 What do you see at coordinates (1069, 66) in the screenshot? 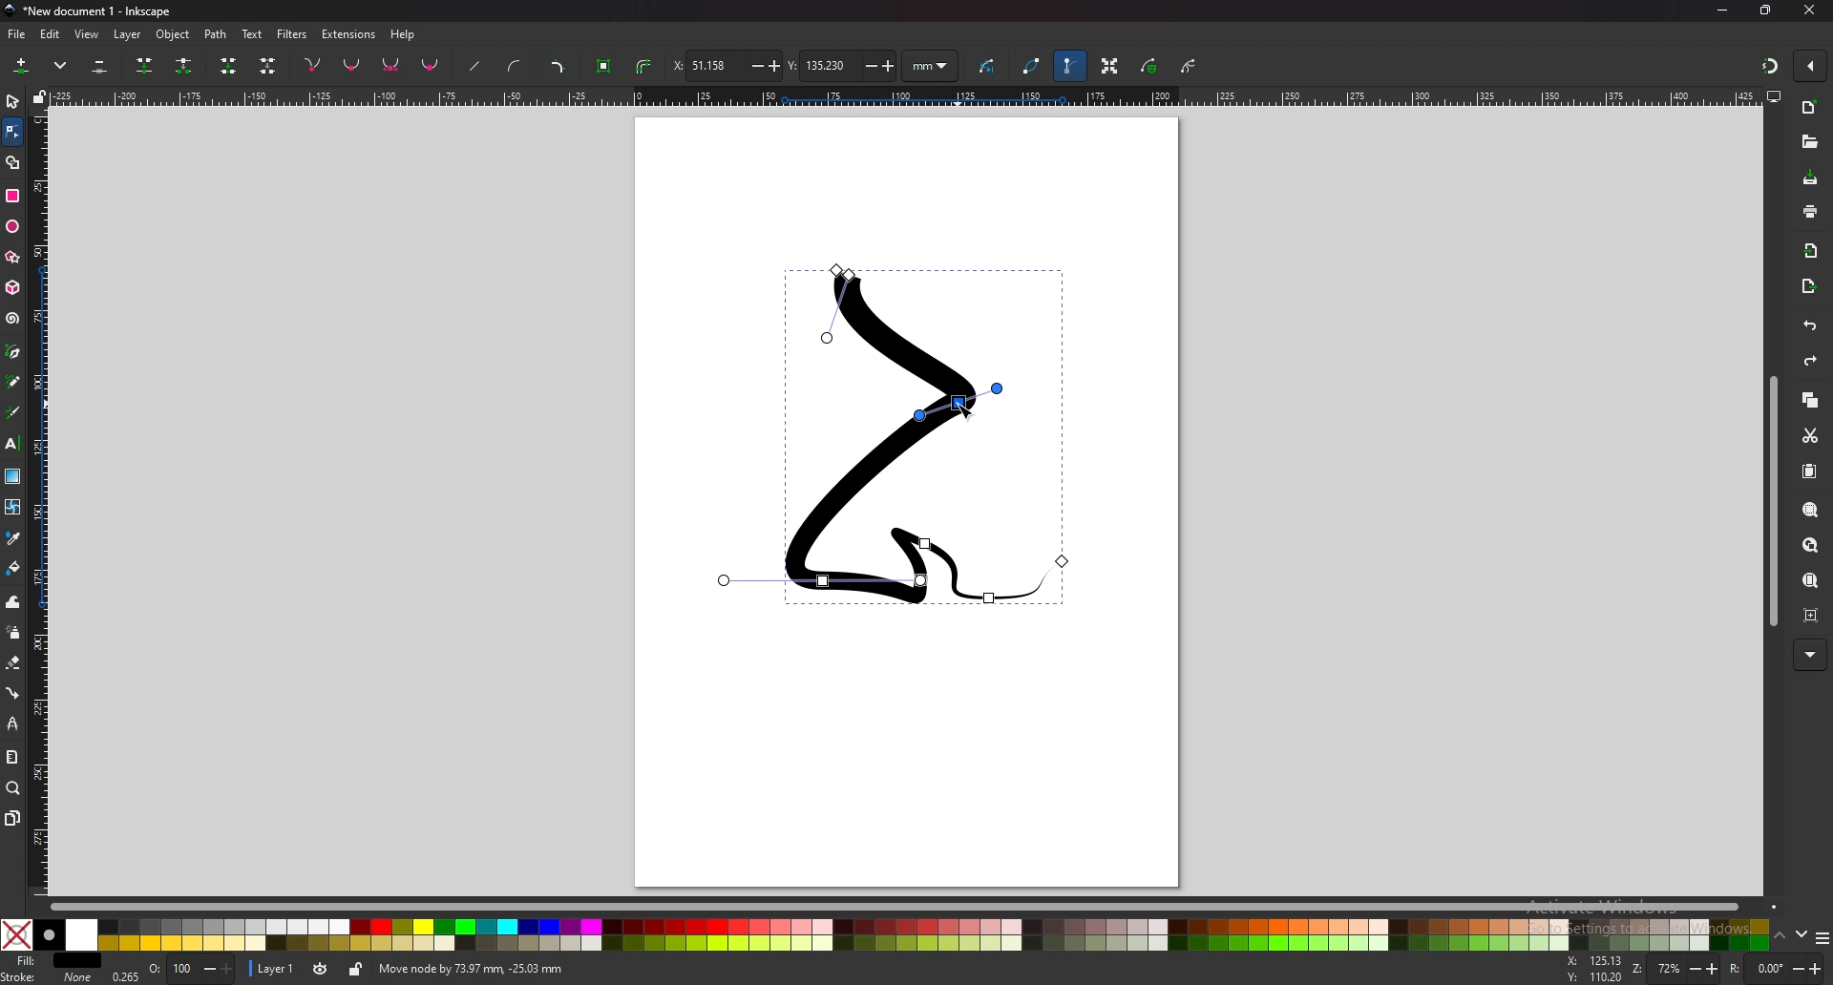
I see `show bezier handle` at bounding box center [1069, 66].